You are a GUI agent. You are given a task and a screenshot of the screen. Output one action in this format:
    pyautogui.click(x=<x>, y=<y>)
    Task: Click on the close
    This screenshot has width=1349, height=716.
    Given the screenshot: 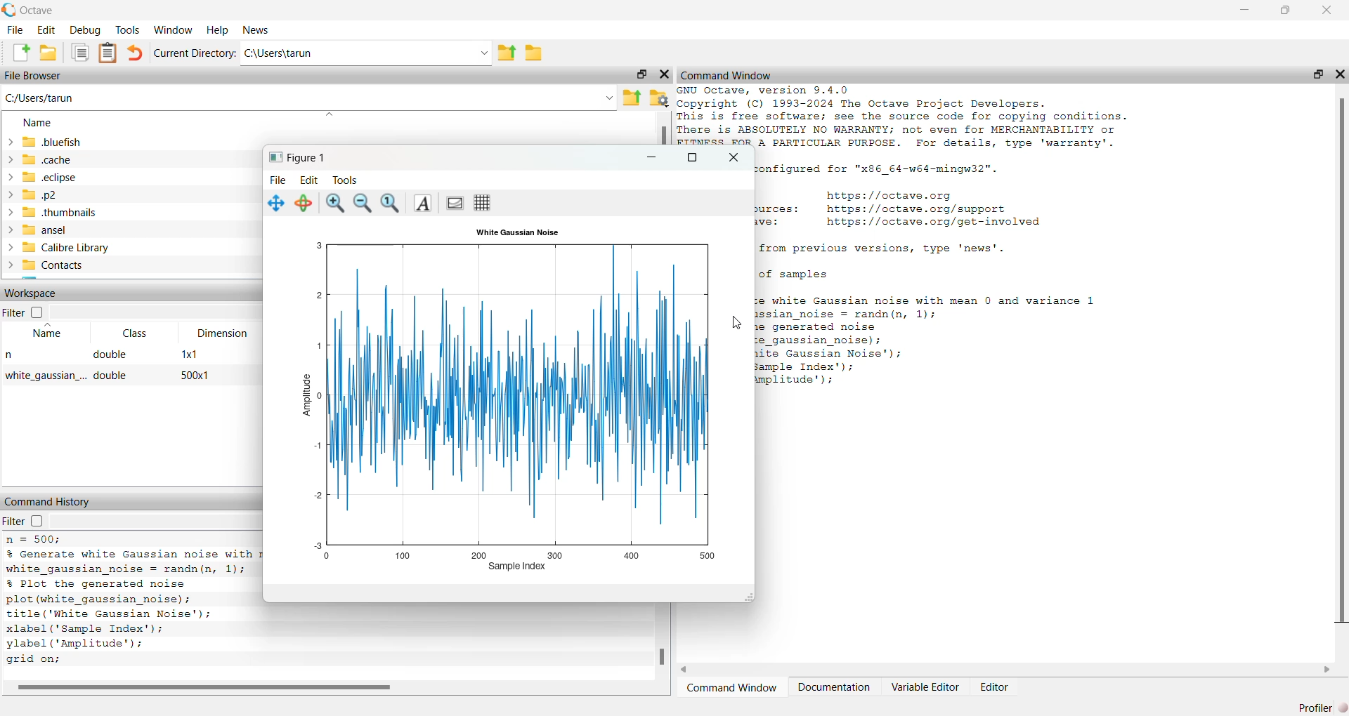 What is the action you would take?
    pyautogui.click(x=1340, y=74)
    